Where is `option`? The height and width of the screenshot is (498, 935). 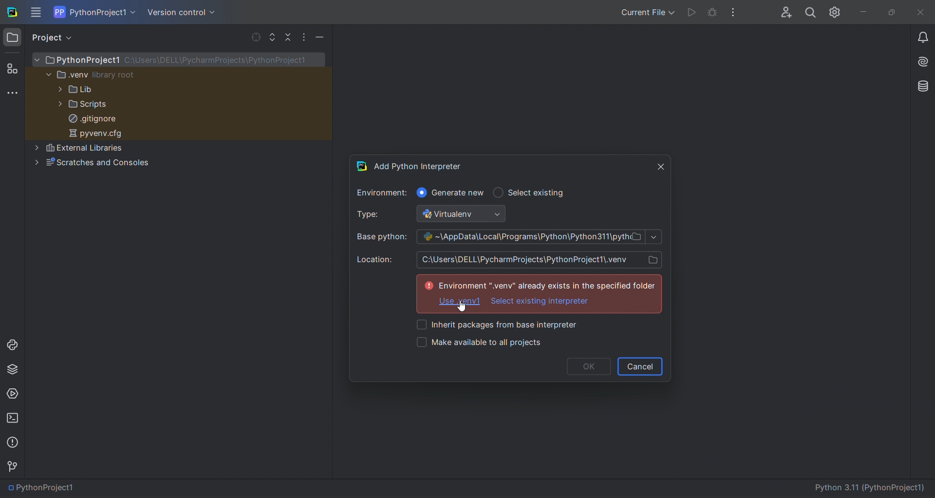
option is located at coordinates (461, 300).